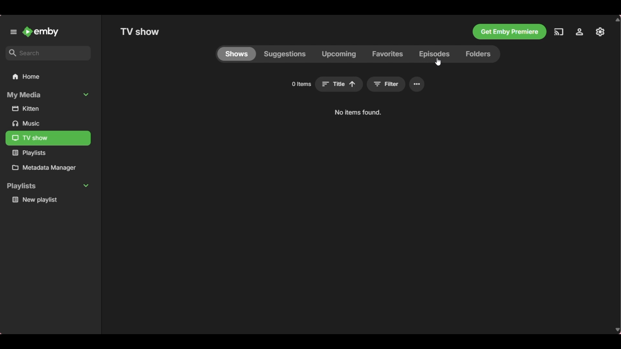 The image size is (621, 349). Describe the element at coordinates (50, 200) in the screenshot. I see `Playlist under Playlists section` at that location.